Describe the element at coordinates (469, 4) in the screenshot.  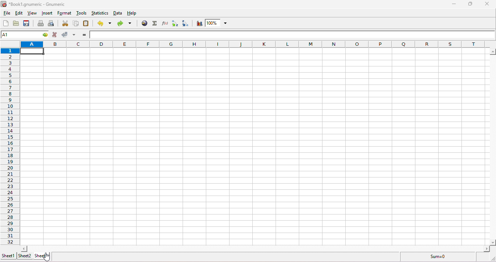
I see `maximize` at that location.